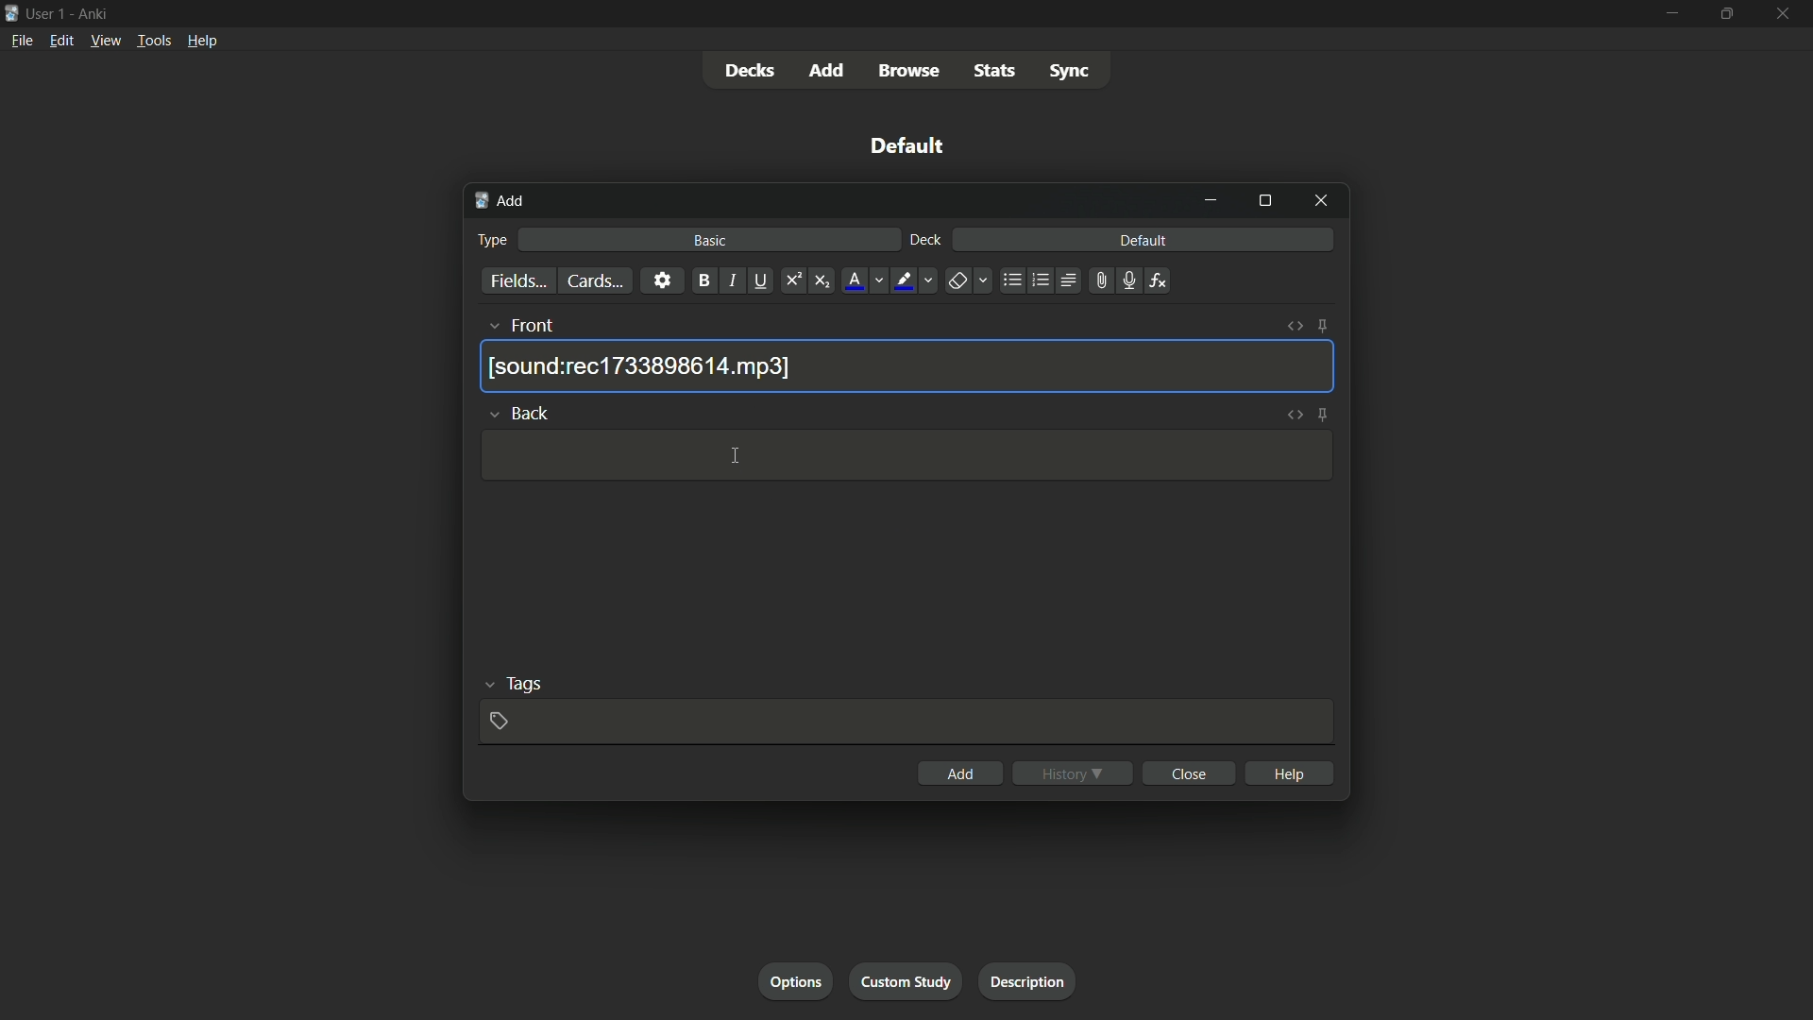 The image size is (1813, 1020). I want to click on maximize, so click(1264, 202).